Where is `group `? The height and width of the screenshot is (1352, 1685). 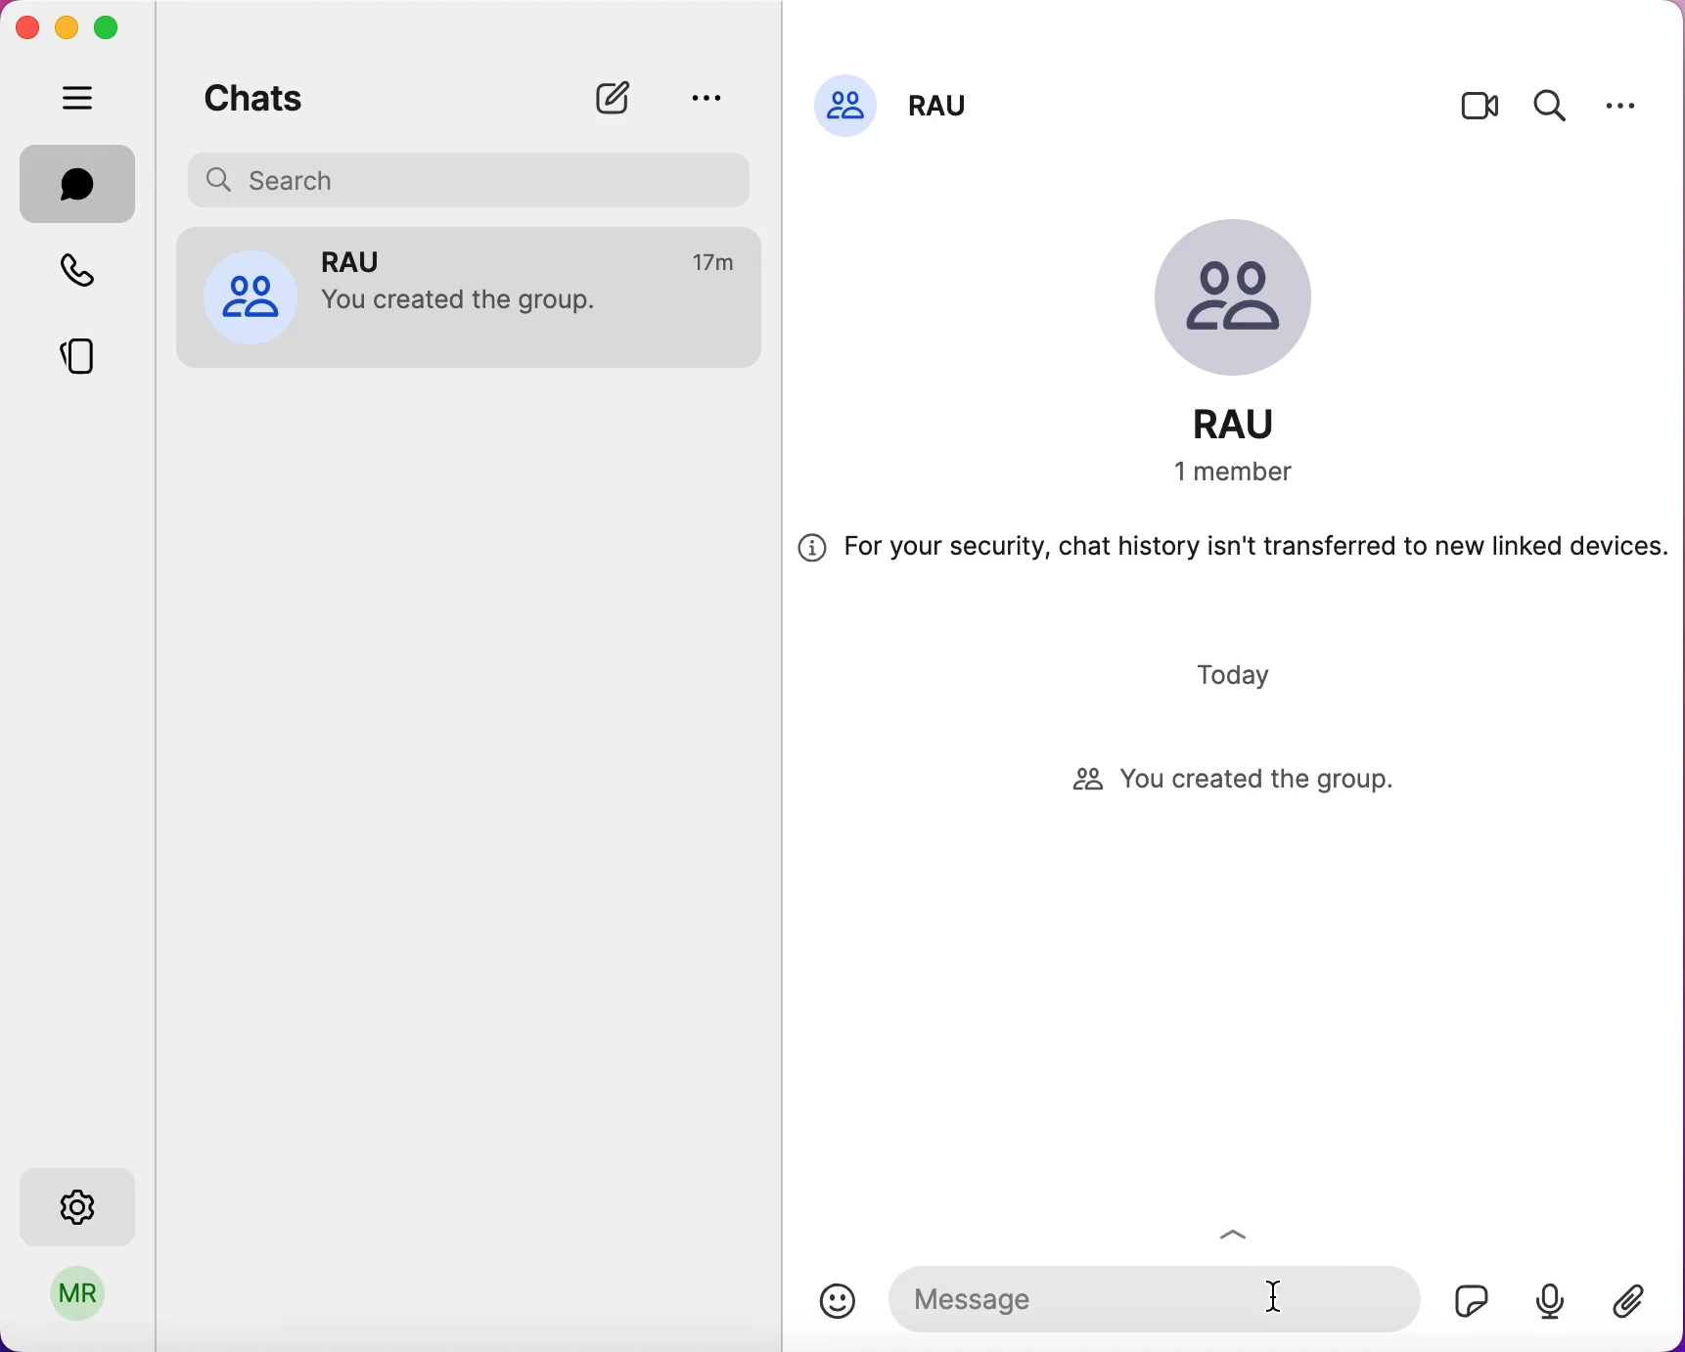 group  is located at coordinates (368, 259).